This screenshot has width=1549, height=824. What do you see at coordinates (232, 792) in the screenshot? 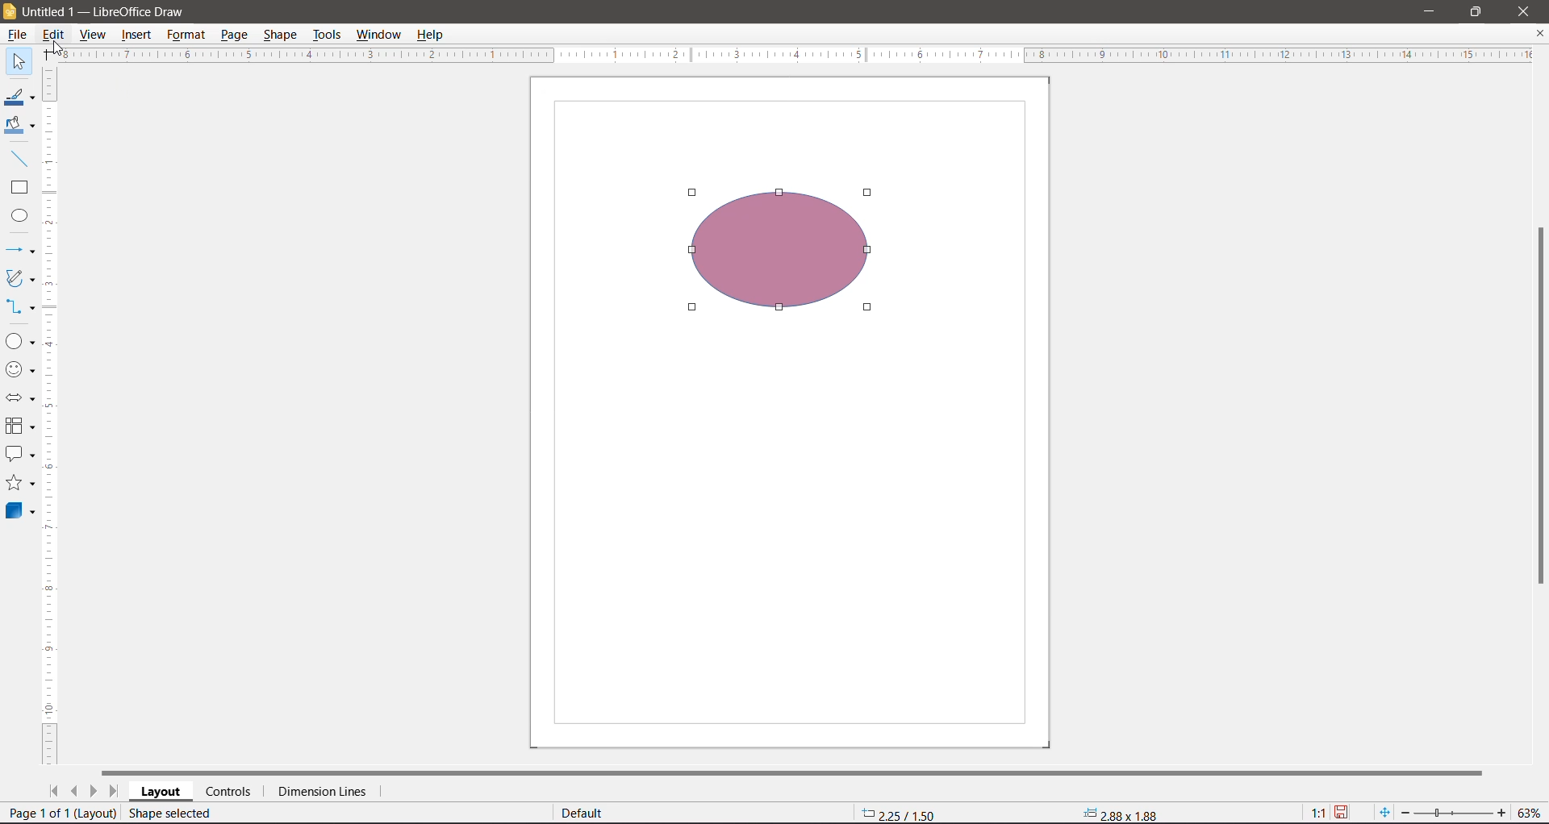
I see `Controls` at bounding box center [232, 792].